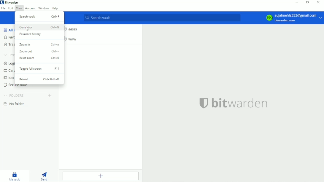 The image size is (324, 182). Describe the element at coordinates (39, 27) in the screenshot. I see `Generator` at that location.